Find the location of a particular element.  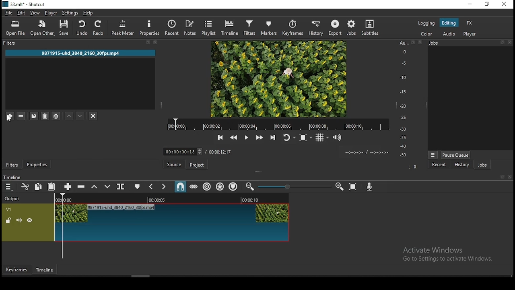

timeline menu is located at coordinates (9, 186).